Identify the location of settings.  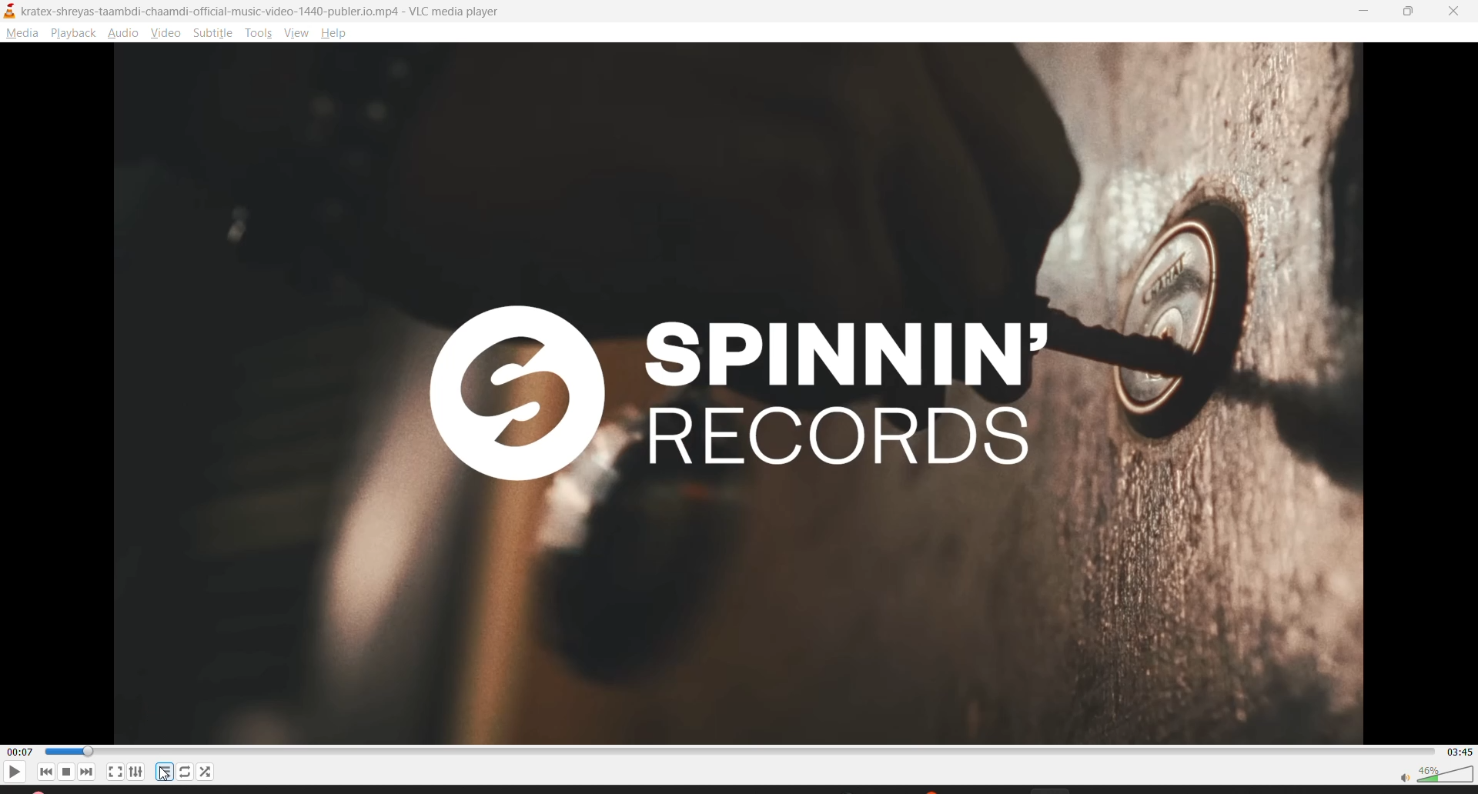
(135, 774).